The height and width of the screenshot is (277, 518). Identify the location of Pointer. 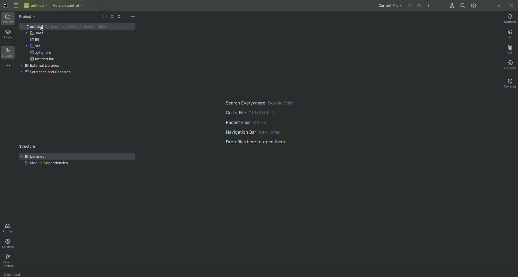
(43, 29).